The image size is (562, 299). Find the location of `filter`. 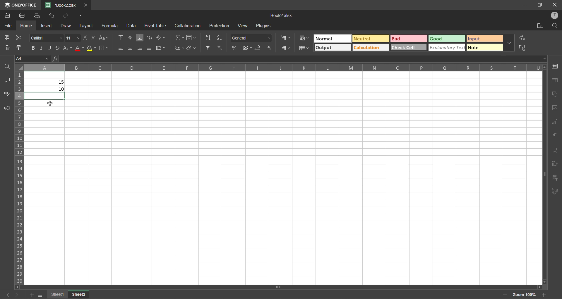

filter is located at coordinates (209, 47).